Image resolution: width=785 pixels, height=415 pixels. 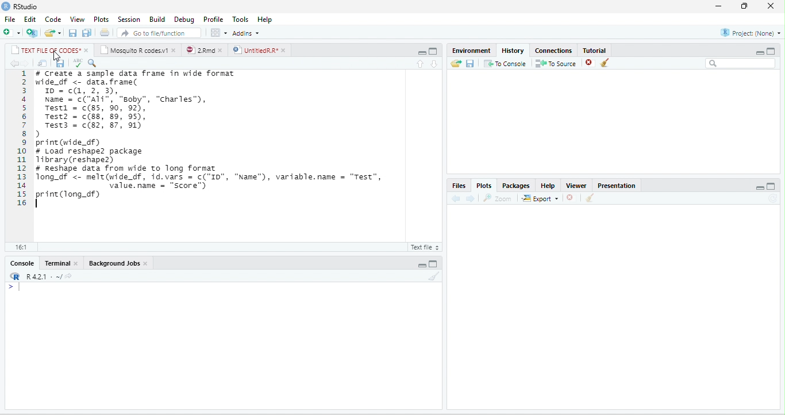 What do you see at coordinates (456, 199) in the screenshot?
I see `back` at bounding box center [456, 199].